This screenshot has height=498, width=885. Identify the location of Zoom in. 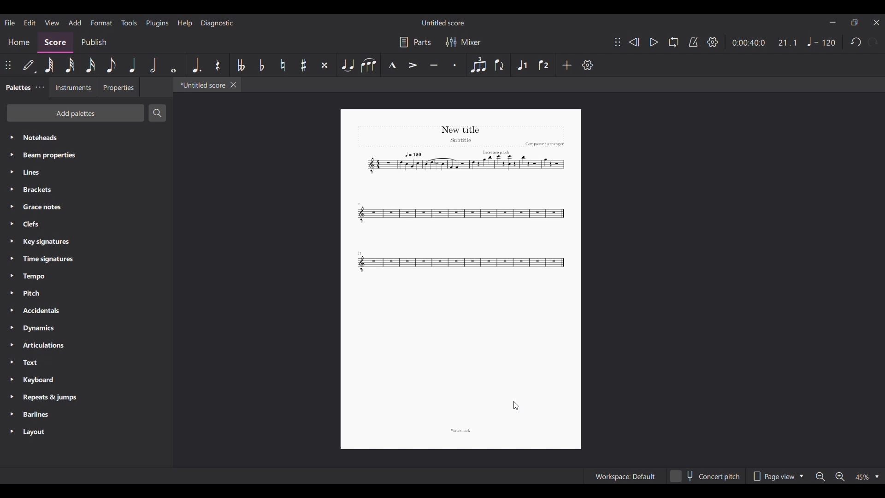
(840, 477).